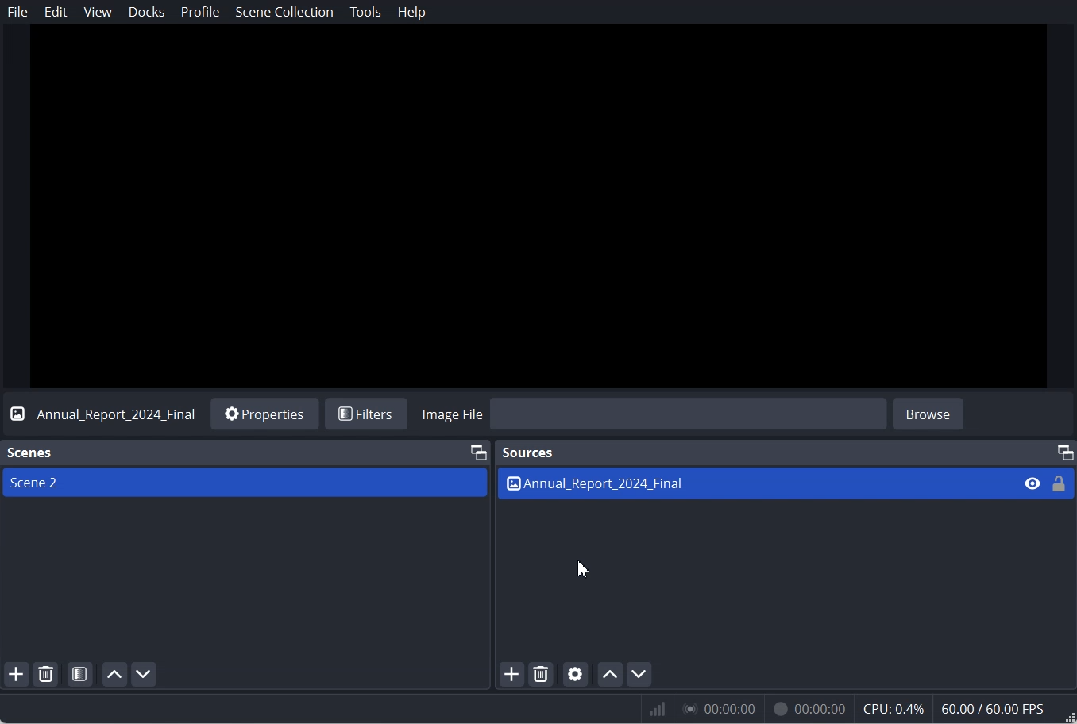 Image resolution: width=1077 pixels, height=724 pixels. I want to click on Move source down, so click(640, 673).